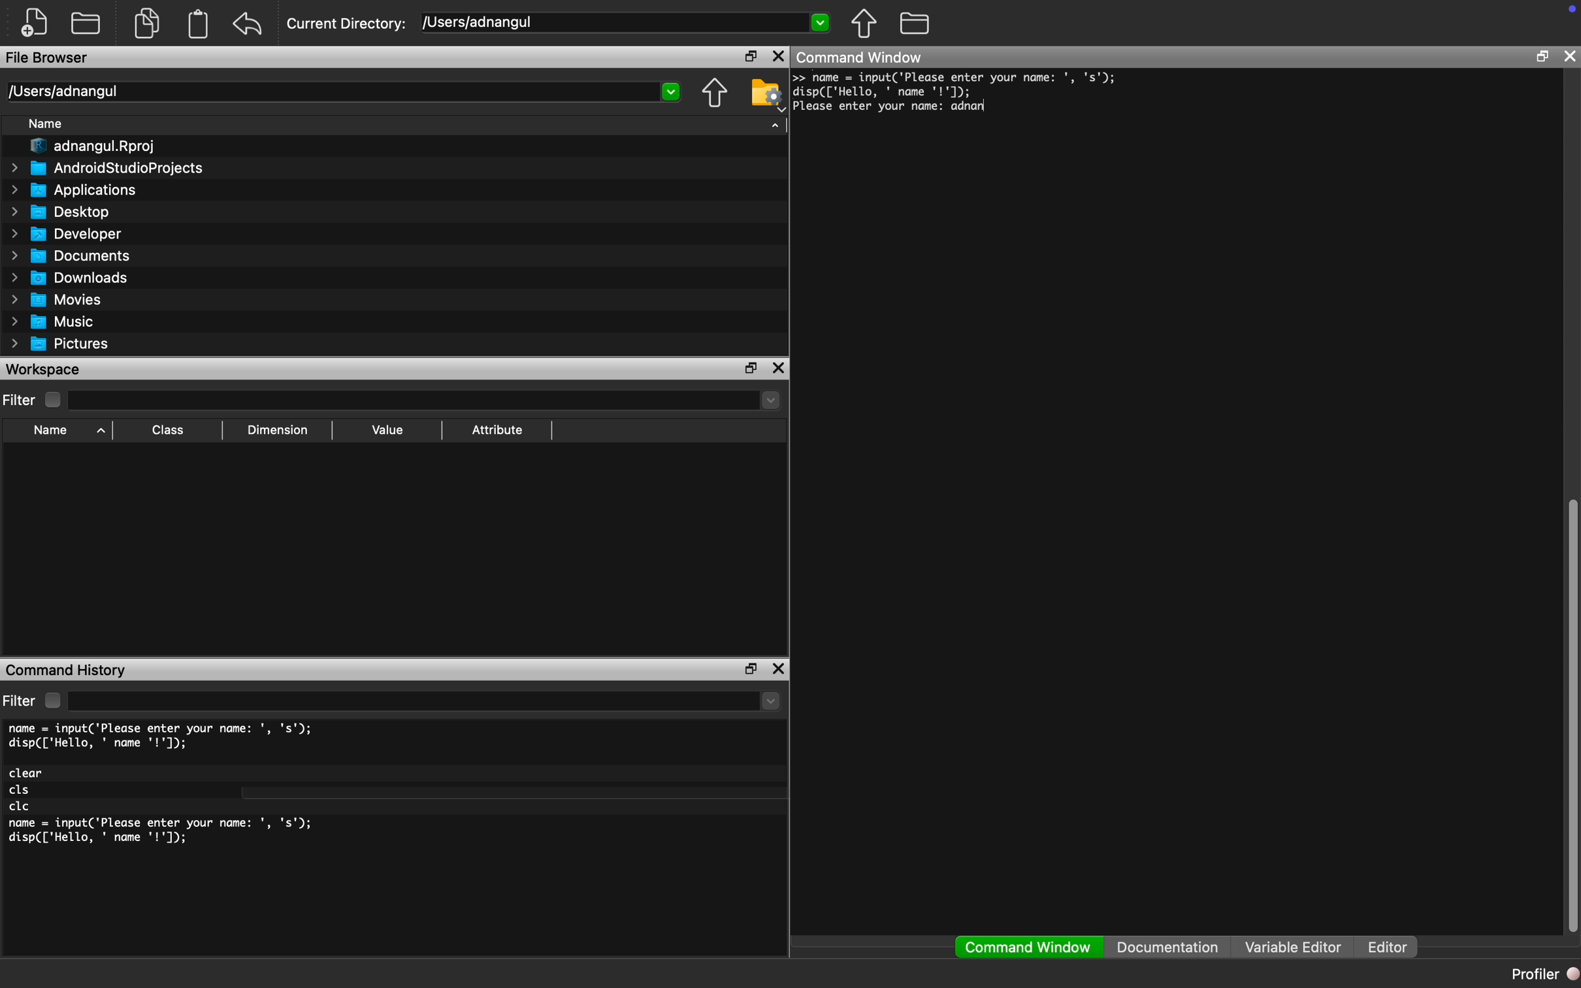 Image resolution: width=1581 pixels, height=988 pixels. I want to click on Movies, so click(53, 299).